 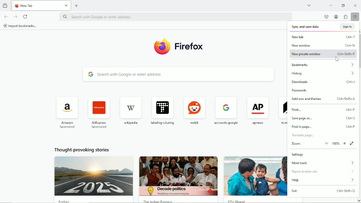 What do you see at coordinates (355, 5) in the screenshot?
I see `Close` at bounding box center [355, 5].